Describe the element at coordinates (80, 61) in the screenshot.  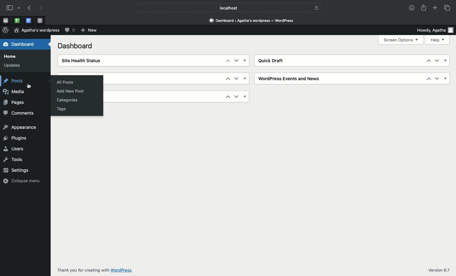
I see `Site health status` at that location.